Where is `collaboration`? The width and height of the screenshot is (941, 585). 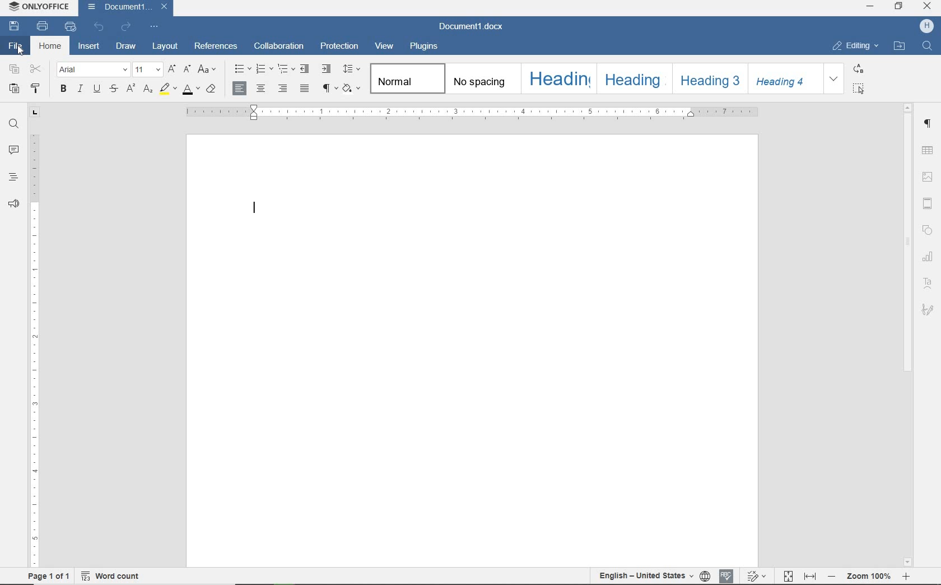
collaboration is located at coordinates (278, 45).